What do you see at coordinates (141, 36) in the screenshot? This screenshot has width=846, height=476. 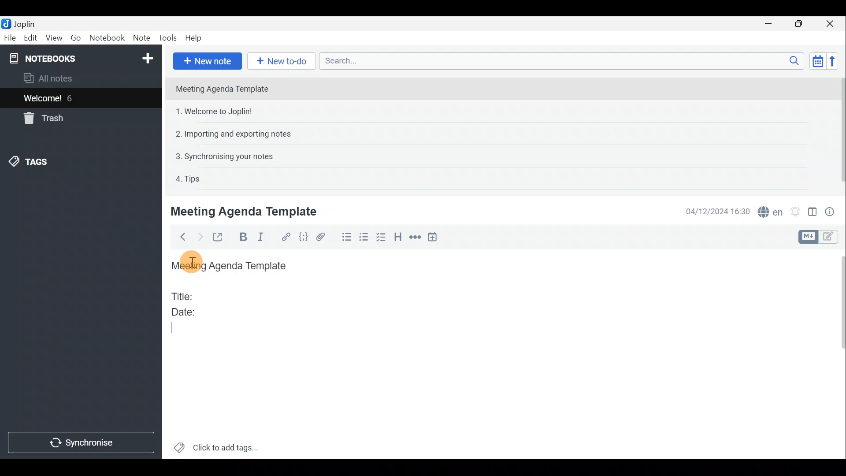 I see `Note` at bounding box center [141, 36].